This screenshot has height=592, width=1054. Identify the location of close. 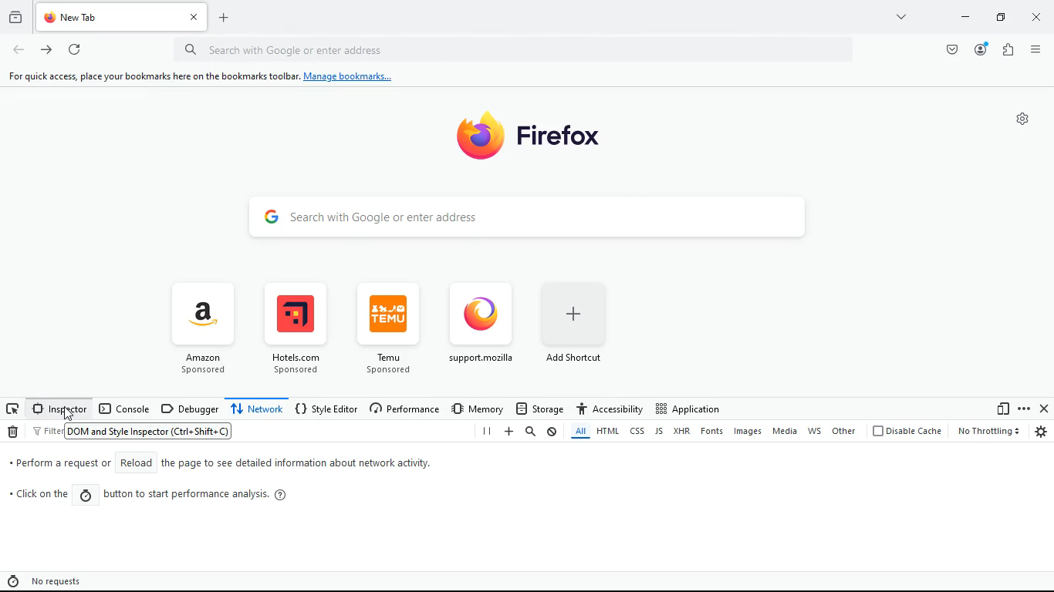
(1046, 409).